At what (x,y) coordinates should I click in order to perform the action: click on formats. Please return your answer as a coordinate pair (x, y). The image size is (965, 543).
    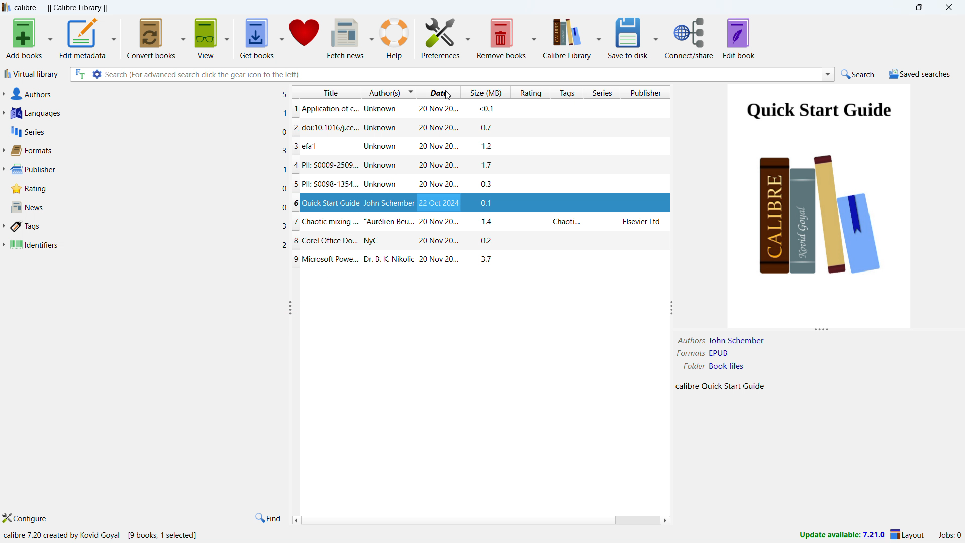
    Looking at the image, I should click on (148, 150).